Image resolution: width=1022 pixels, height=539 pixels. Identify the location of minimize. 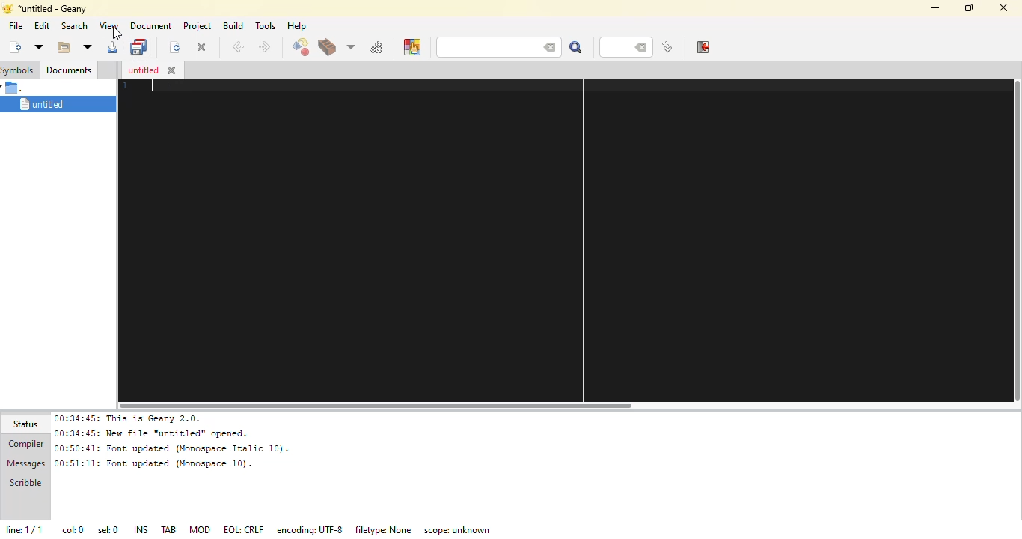
(933, 7).